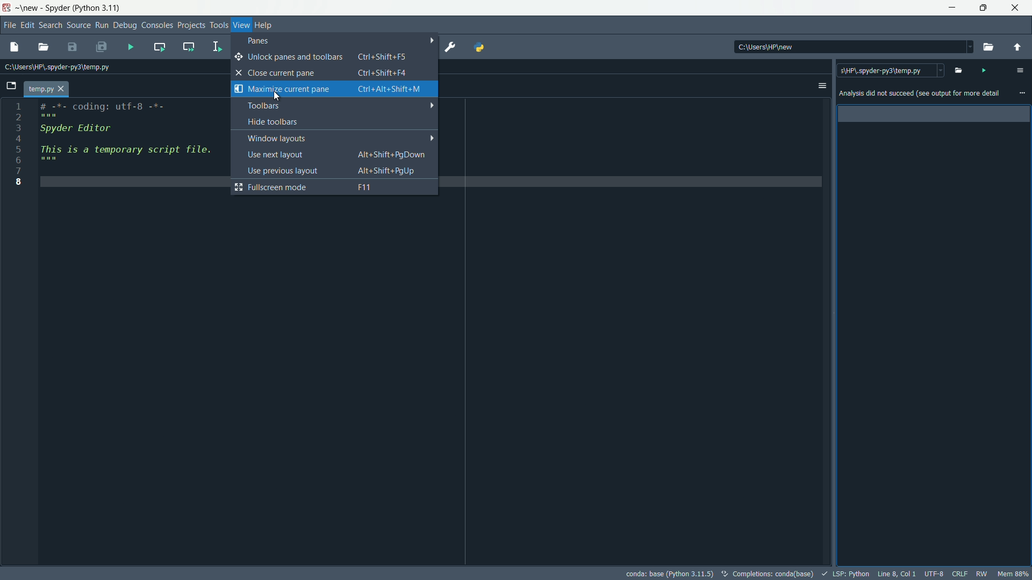 The height and width of the screenshot is (580, 1032). Describe the element at coordinates (47, 88) in the screenshot. I see `file name` at that location.